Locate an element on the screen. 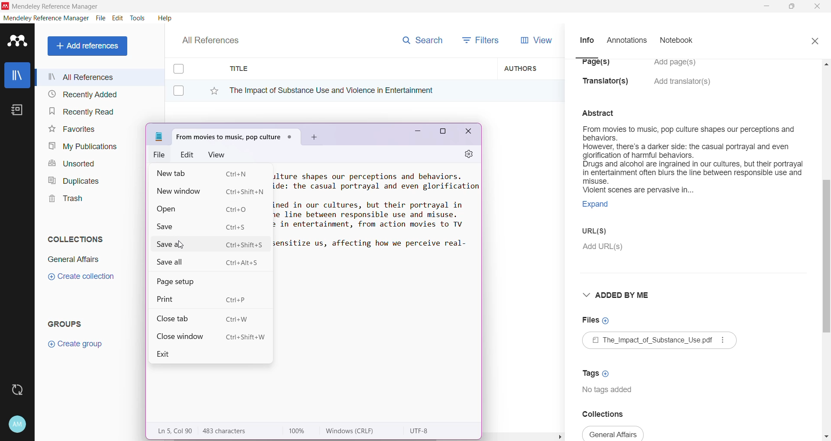  Click to Create Collection is located at coordinates (81, 278).